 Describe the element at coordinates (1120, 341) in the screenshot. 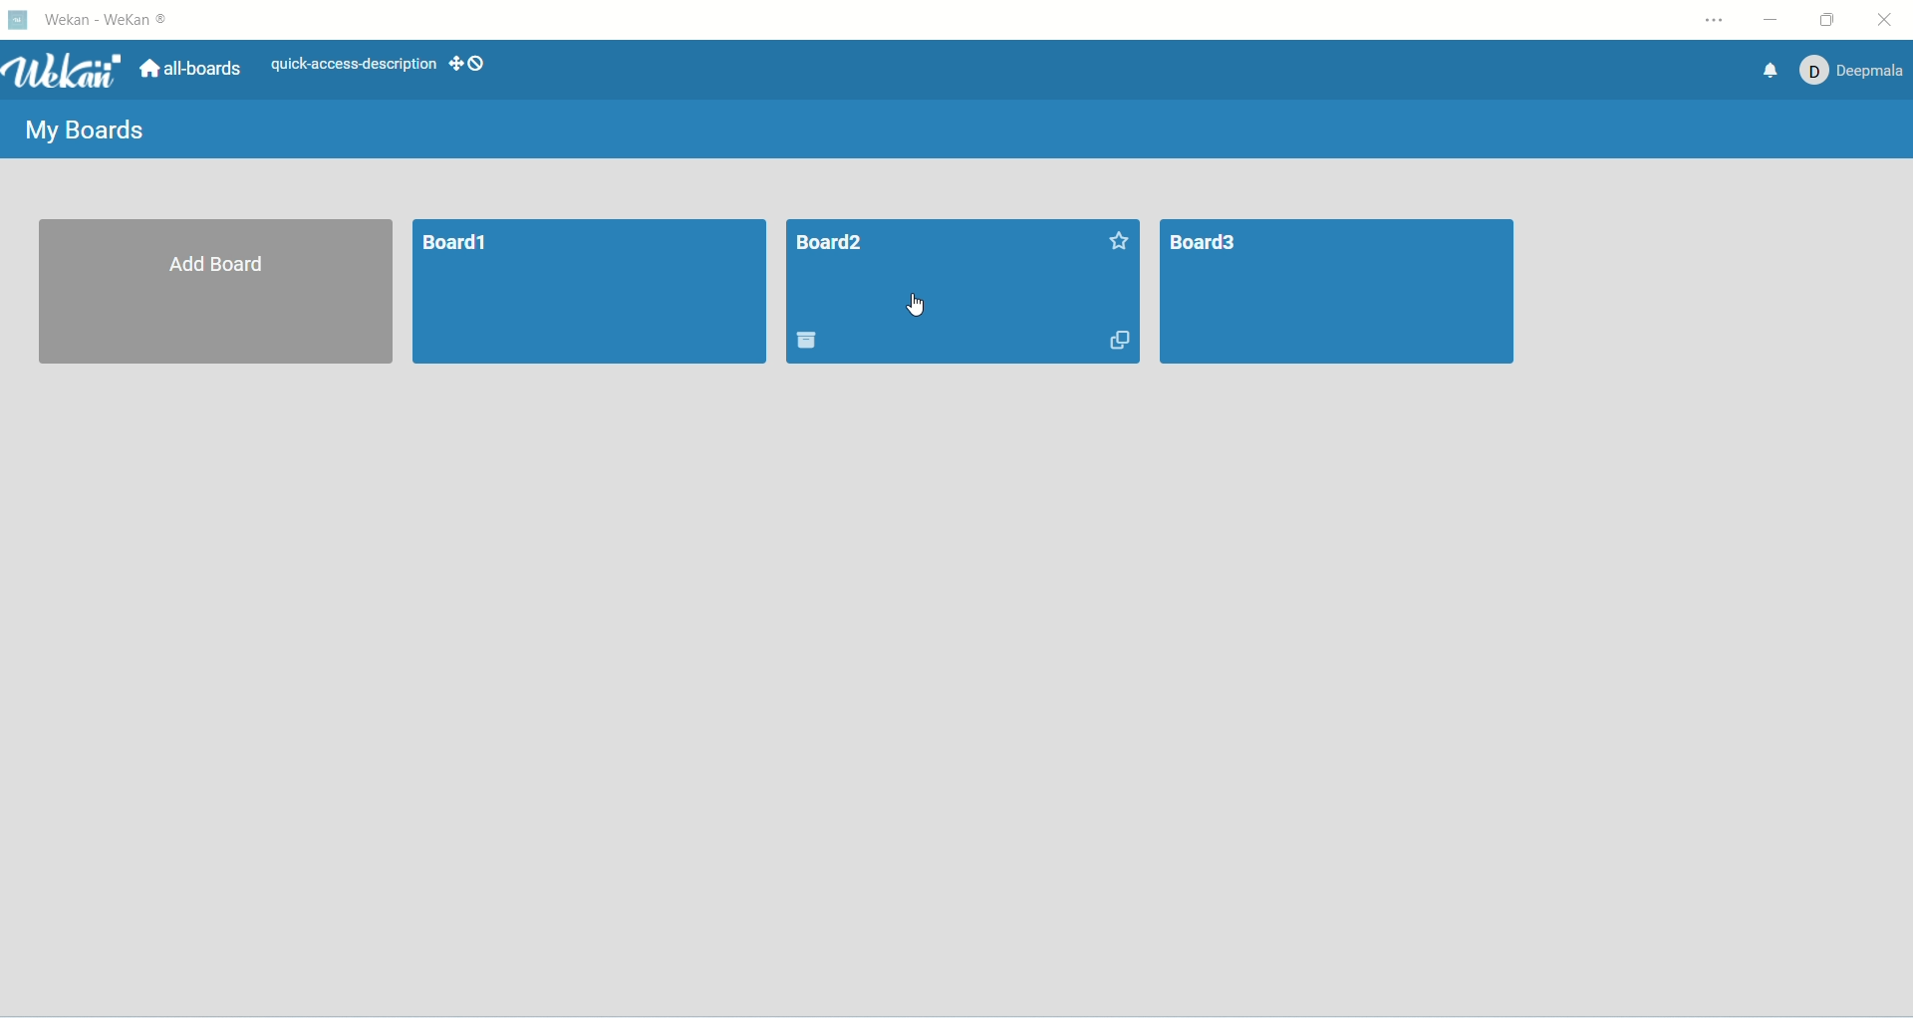

I see `duplicate` at that location.